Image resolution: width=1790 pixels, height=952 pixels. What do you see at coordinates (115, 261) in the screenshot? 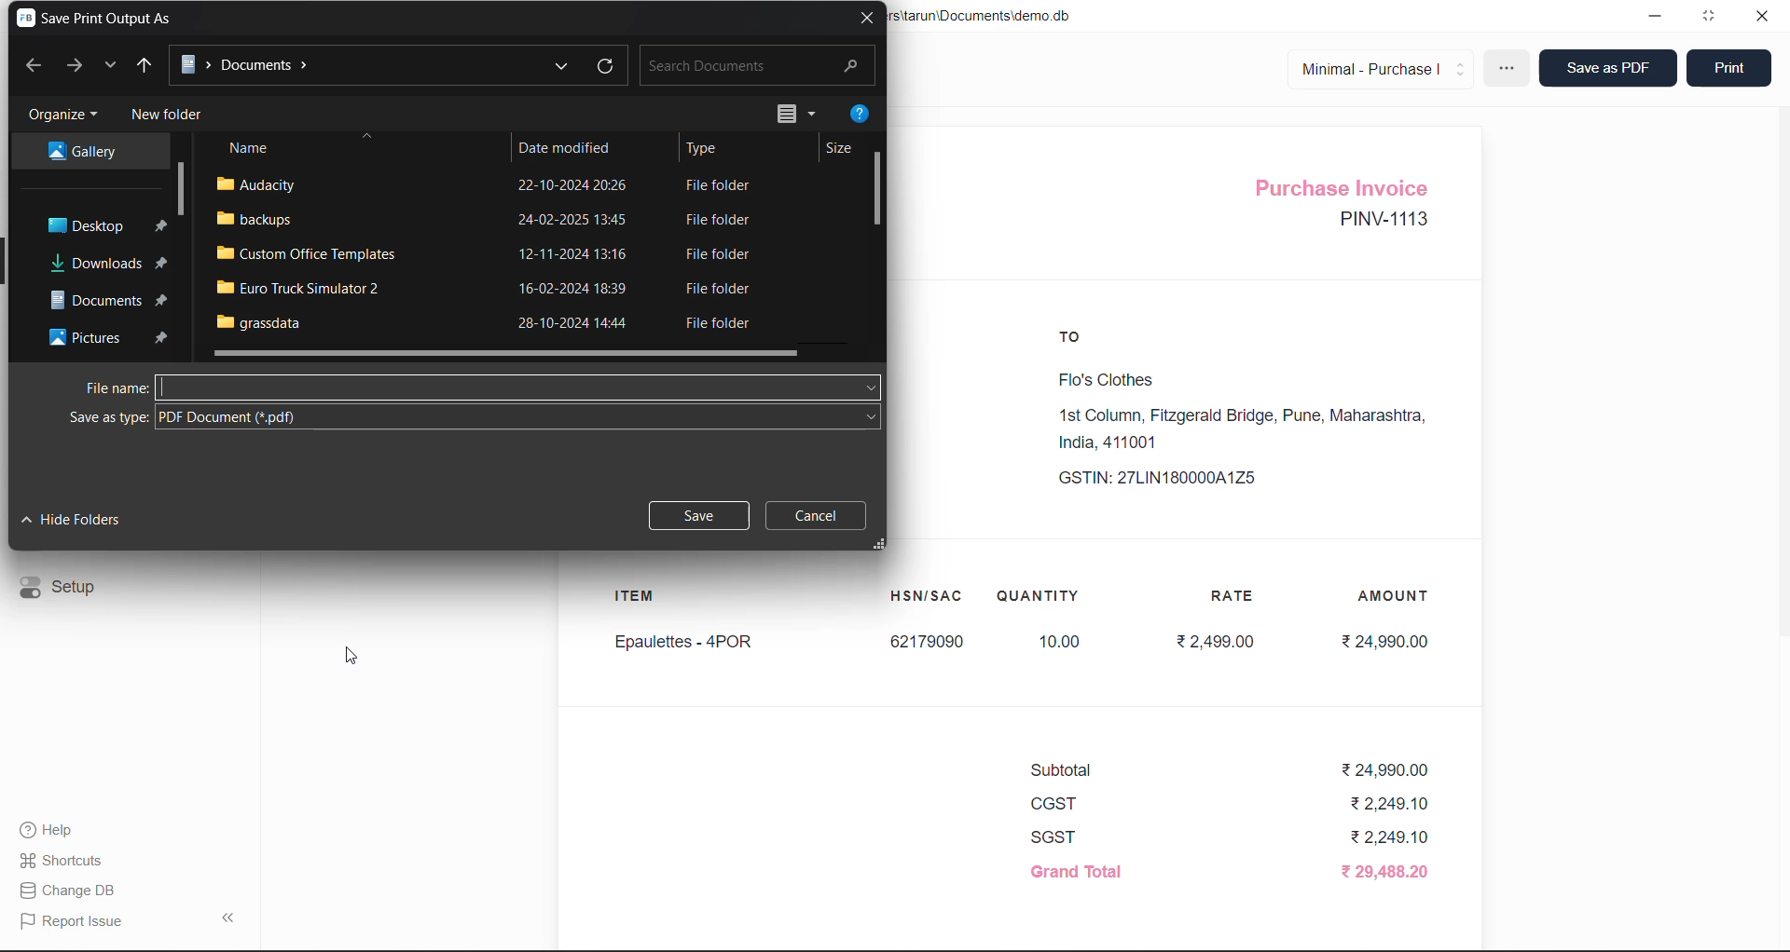
I see `Downloads` at bounding box center [115, 261].